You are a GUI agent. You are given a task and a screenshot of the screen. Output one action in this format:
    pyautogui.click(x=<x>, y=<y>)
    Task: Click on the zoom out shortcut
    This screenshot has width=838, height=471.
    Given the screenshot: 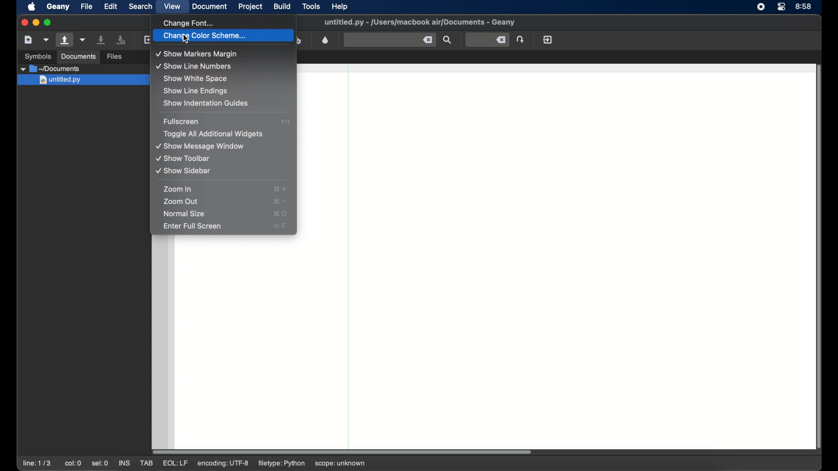 What is the action you would take?
    pyautogui.click(x=281, y=201)
    